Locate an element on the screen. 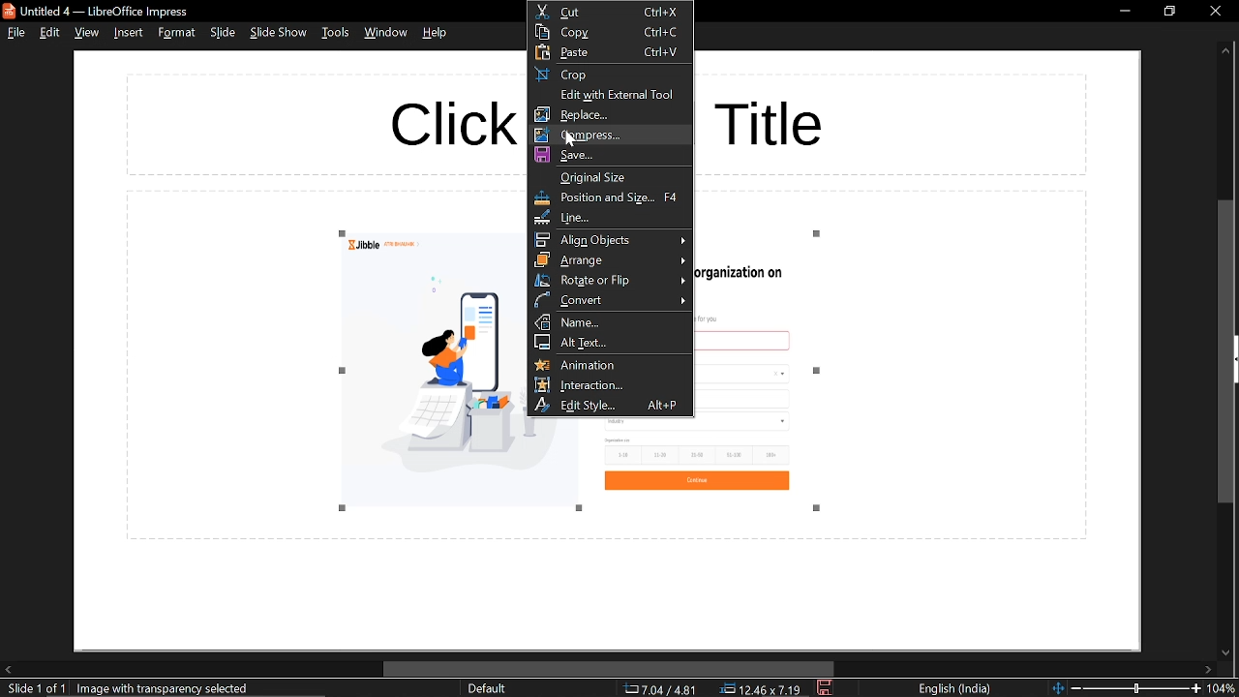 This screenshot has width=1239, height=697. location is located at coordinates (764, 689).